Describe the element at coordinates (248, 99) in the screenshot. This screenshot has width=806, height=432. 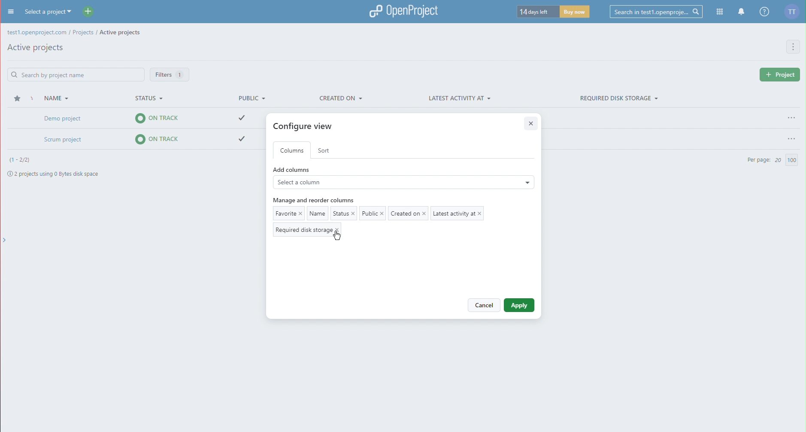
I see `Public` at that location.